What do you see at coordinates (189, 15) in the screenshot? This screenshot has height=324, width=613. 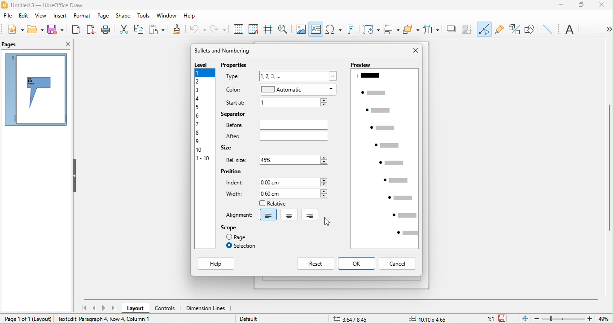 I see `help` at bounding box center [189, 15].